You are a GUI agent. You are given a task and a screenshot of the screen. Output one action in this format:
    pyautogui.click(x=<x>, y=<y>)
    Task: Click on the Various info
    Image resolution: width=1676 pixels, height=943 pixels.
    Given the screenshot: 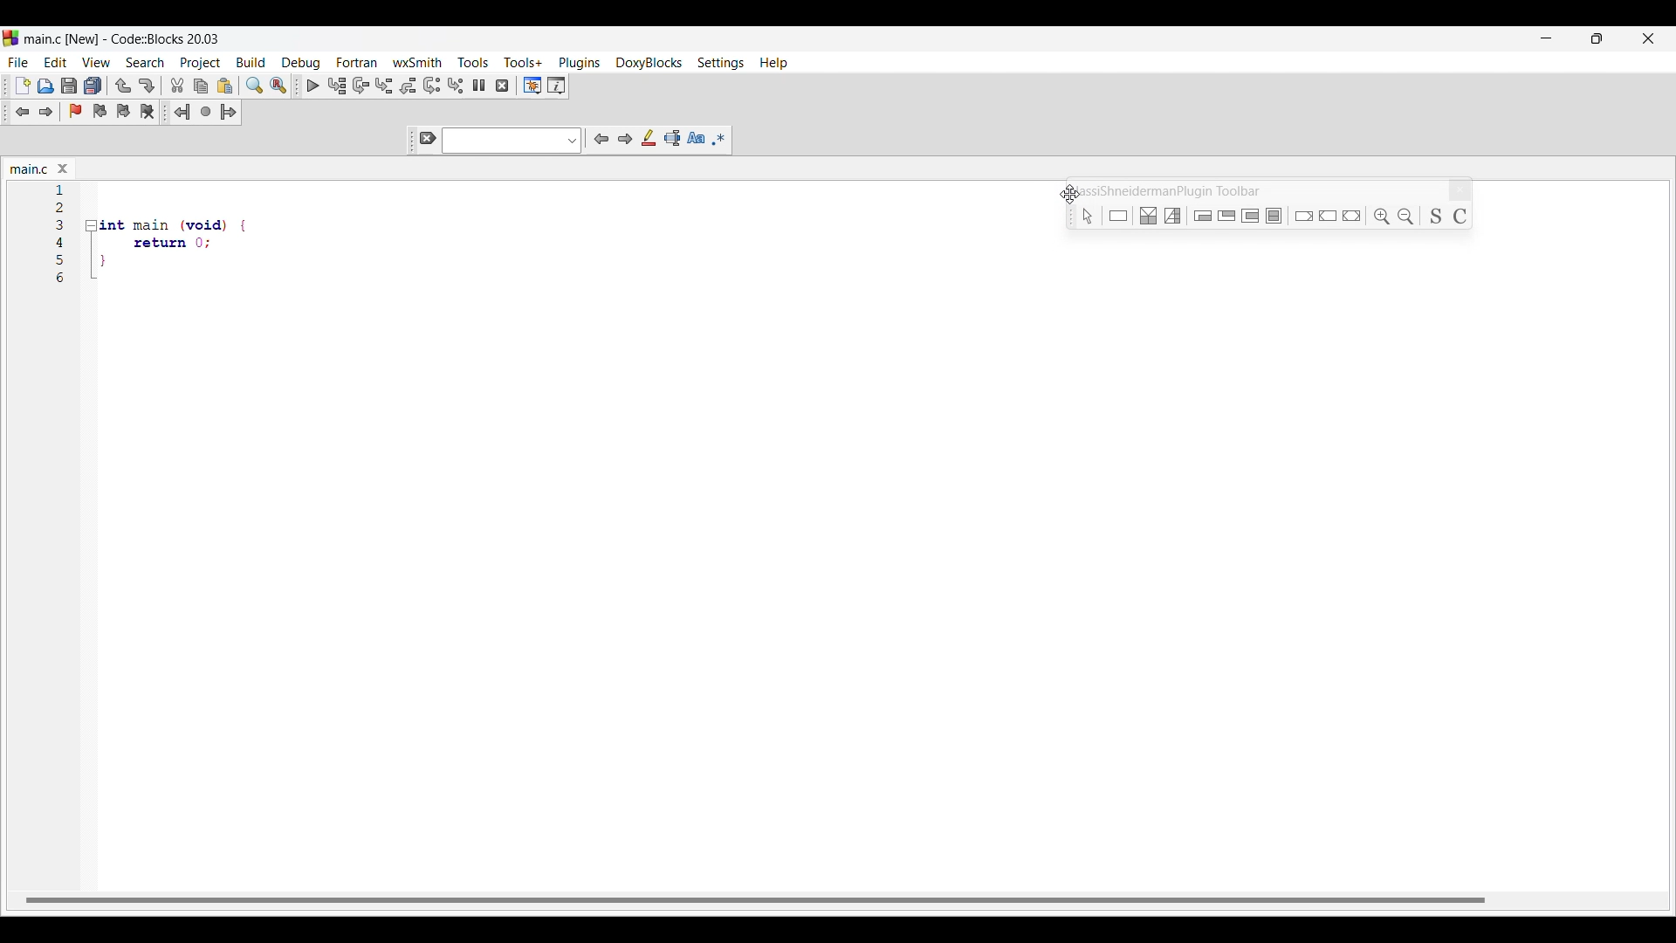 What is the action you would take?
    pyautogui.click(x=557, y=86)
    